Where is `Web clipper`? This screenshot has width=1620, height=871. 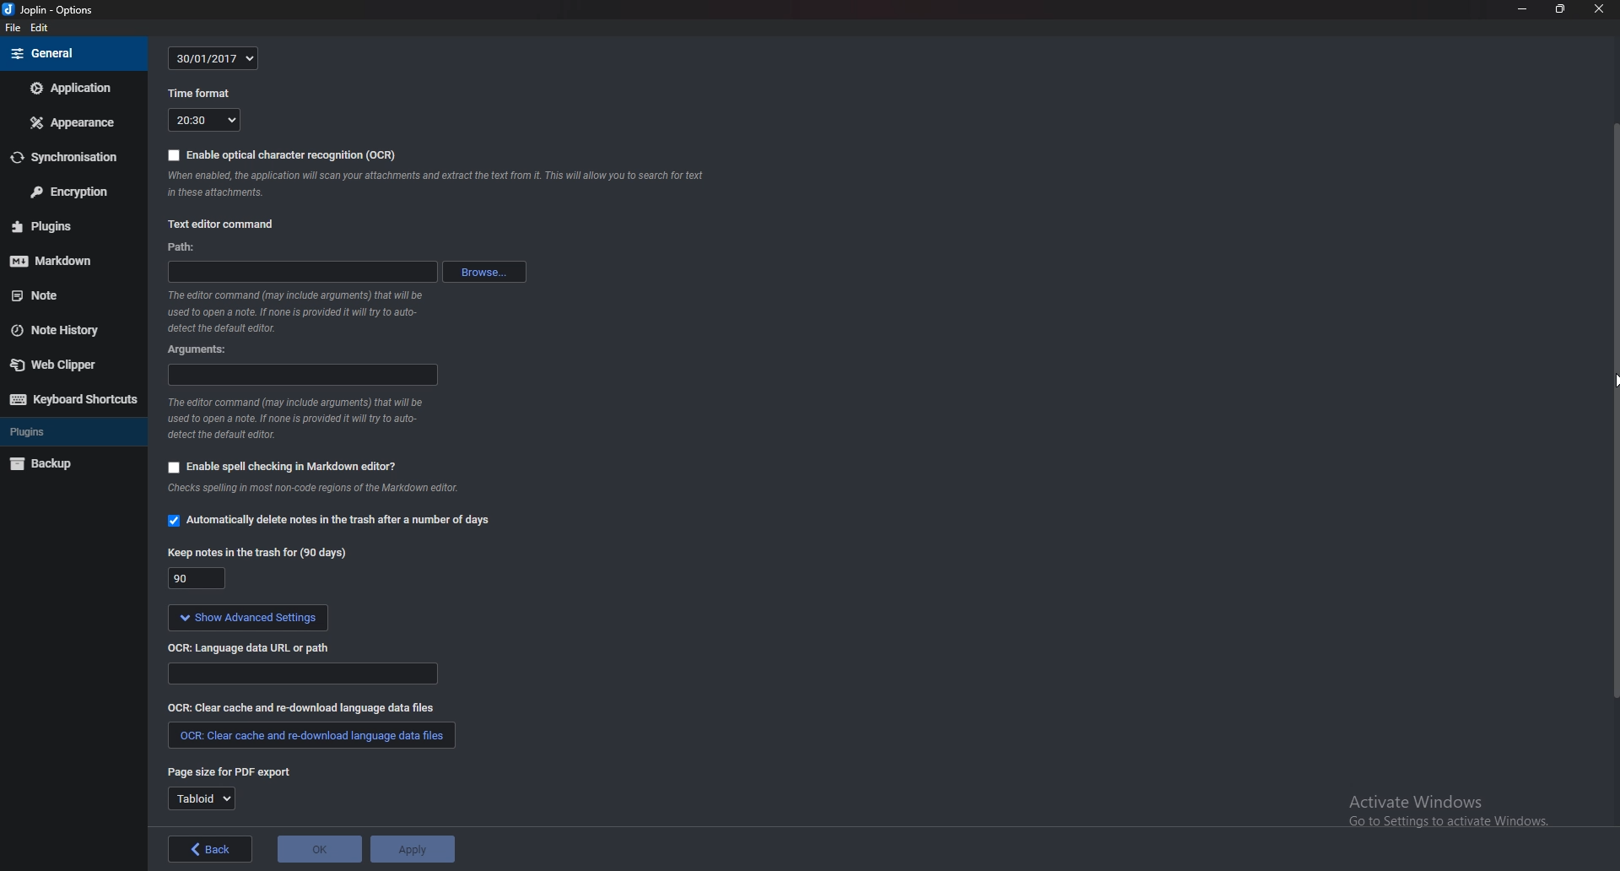 Web clipper is located at coordinates (69, 363).